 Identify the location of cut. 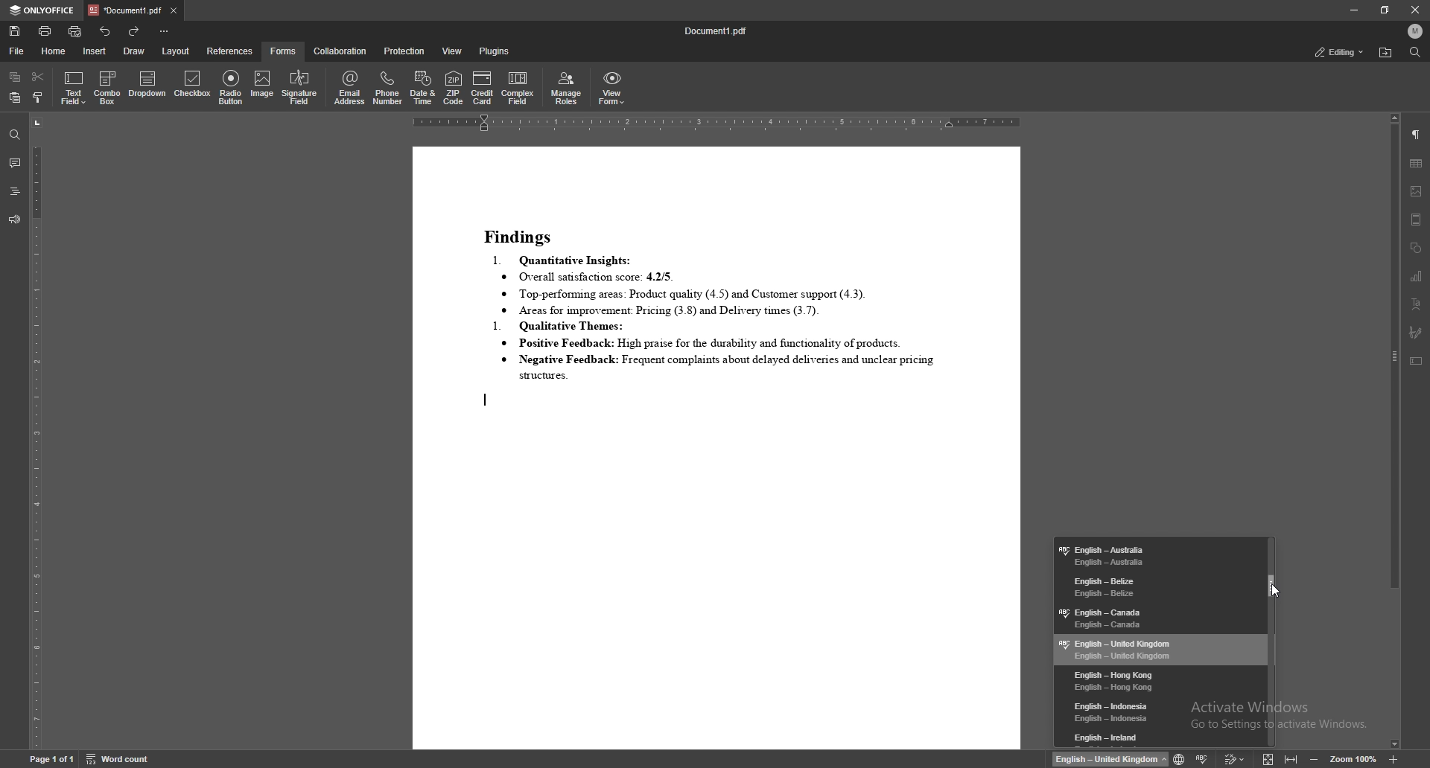
(39, 77).